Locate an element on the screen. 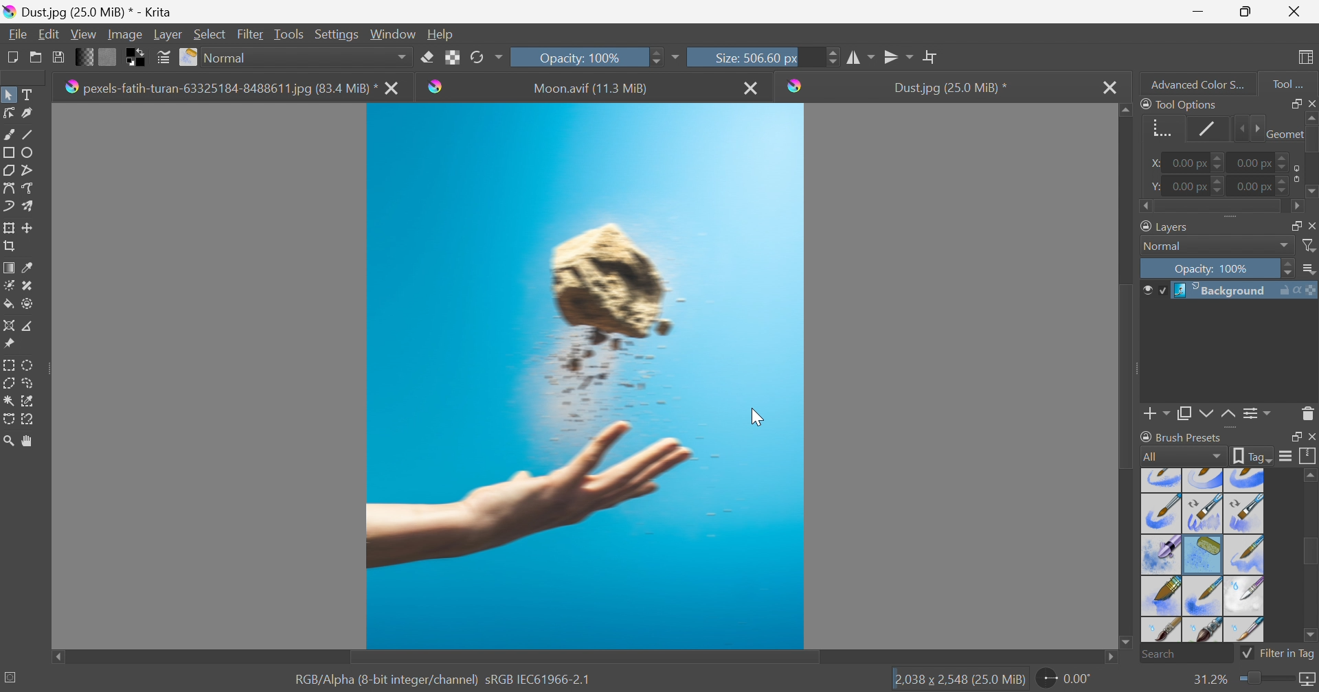  Drop Down is located at coordinates (1285, 246).